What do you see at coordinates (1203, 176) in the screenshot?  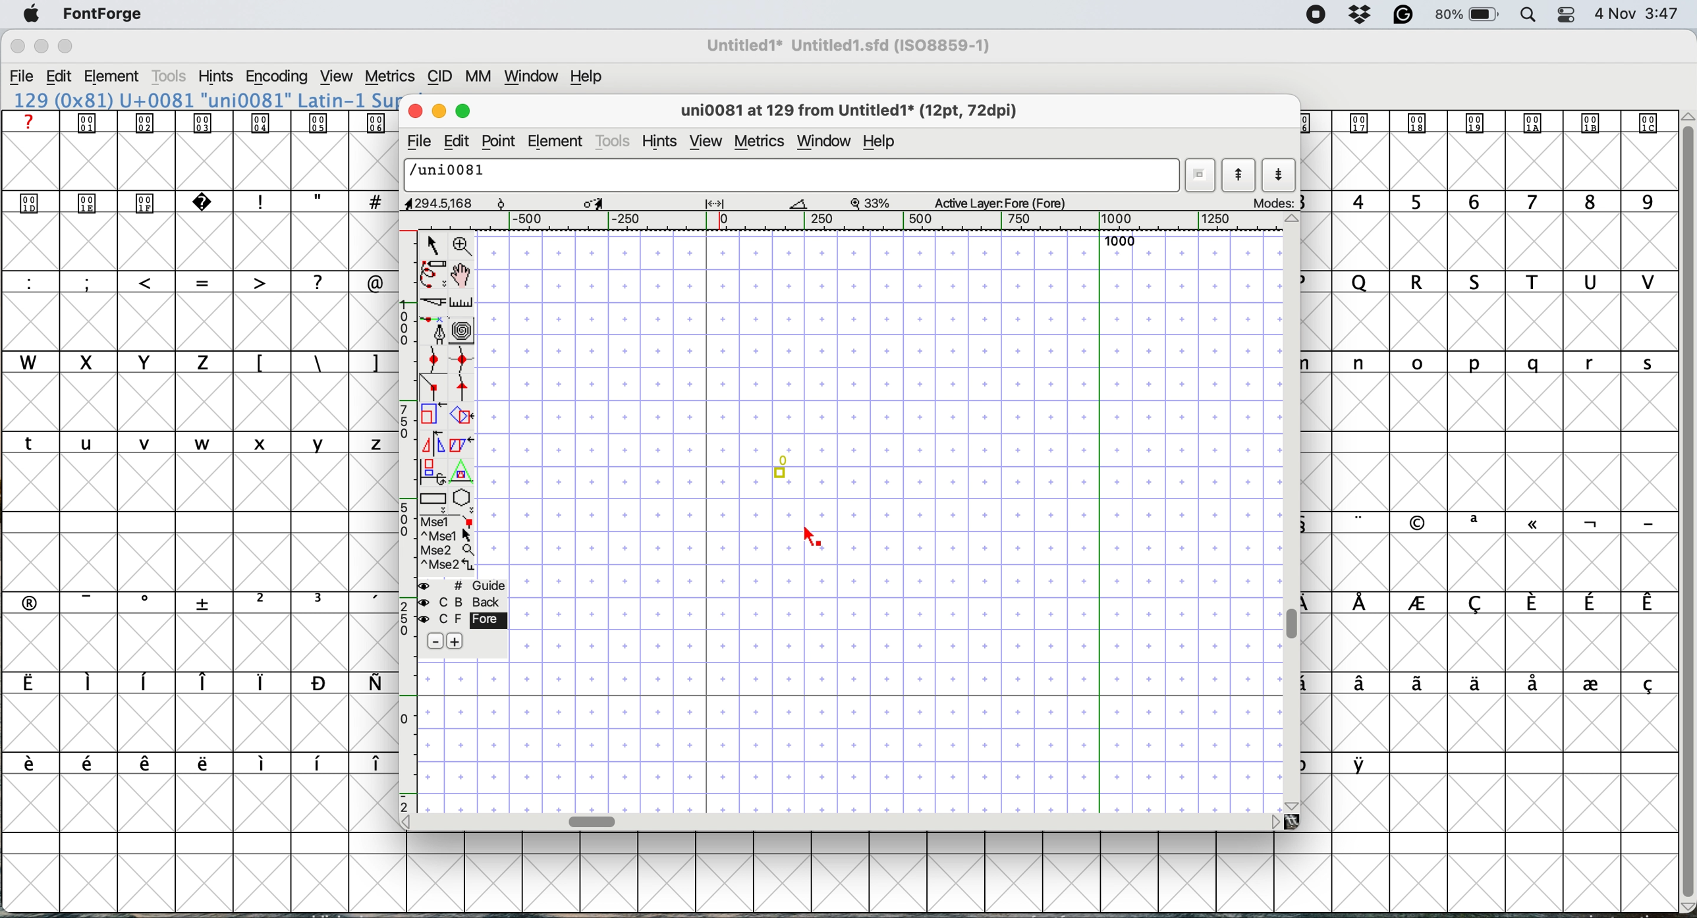 I see `word list` at bounding box center [1203, 176].